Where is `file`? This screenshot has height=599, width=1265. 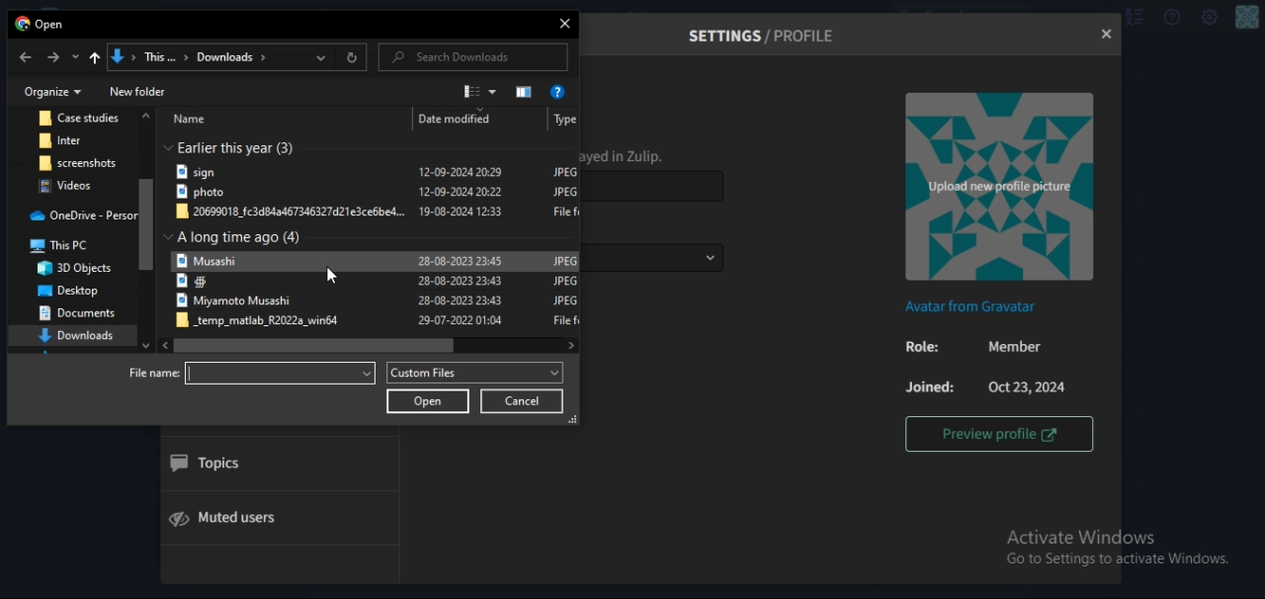
file is located at coordinates (379, 302).